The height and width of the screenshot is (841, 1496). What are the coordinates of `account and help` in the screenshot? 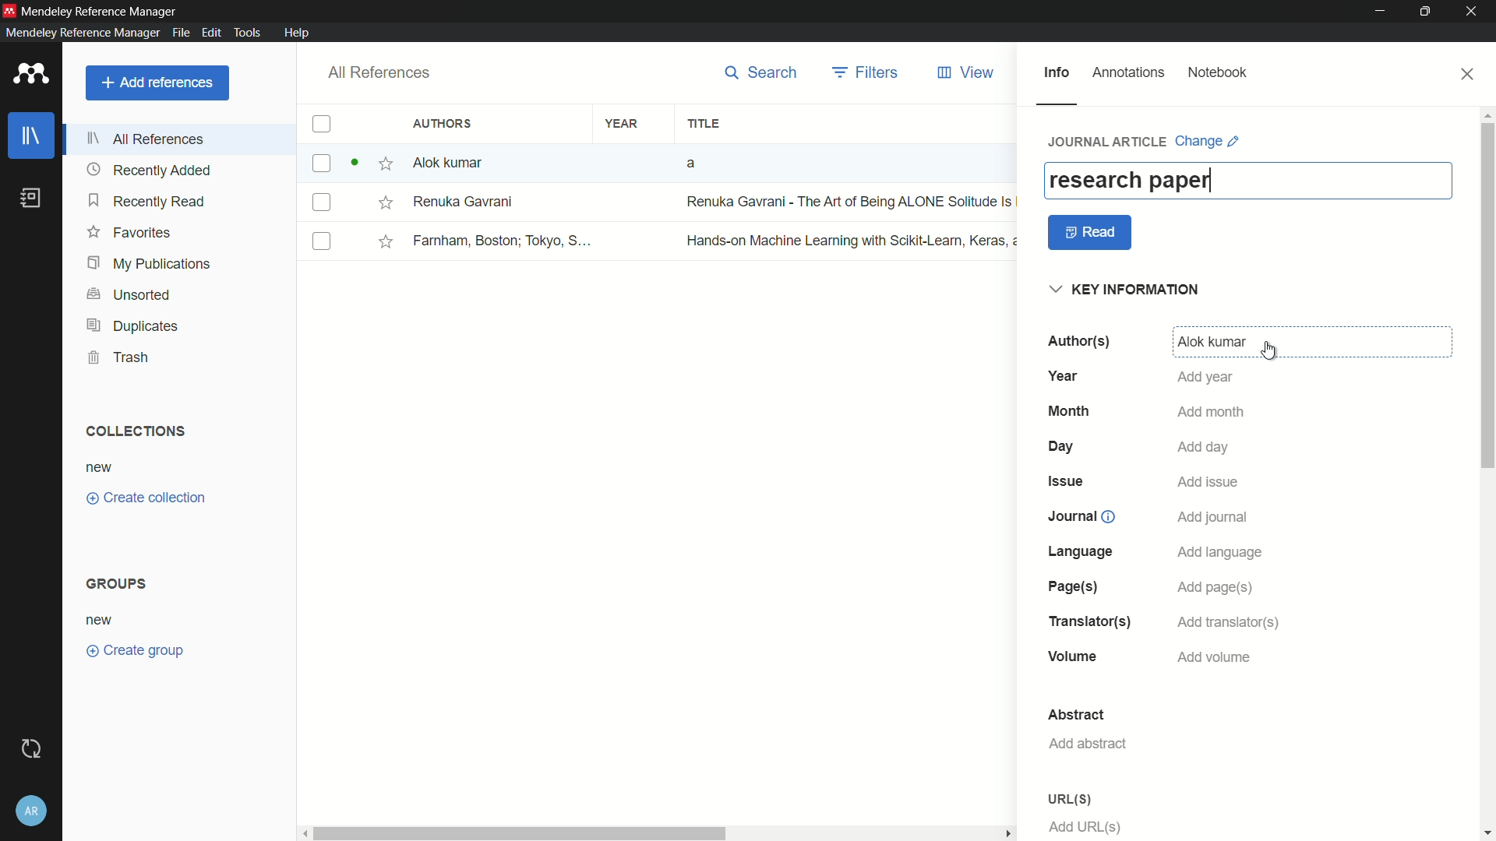 It's located at (34, 811).